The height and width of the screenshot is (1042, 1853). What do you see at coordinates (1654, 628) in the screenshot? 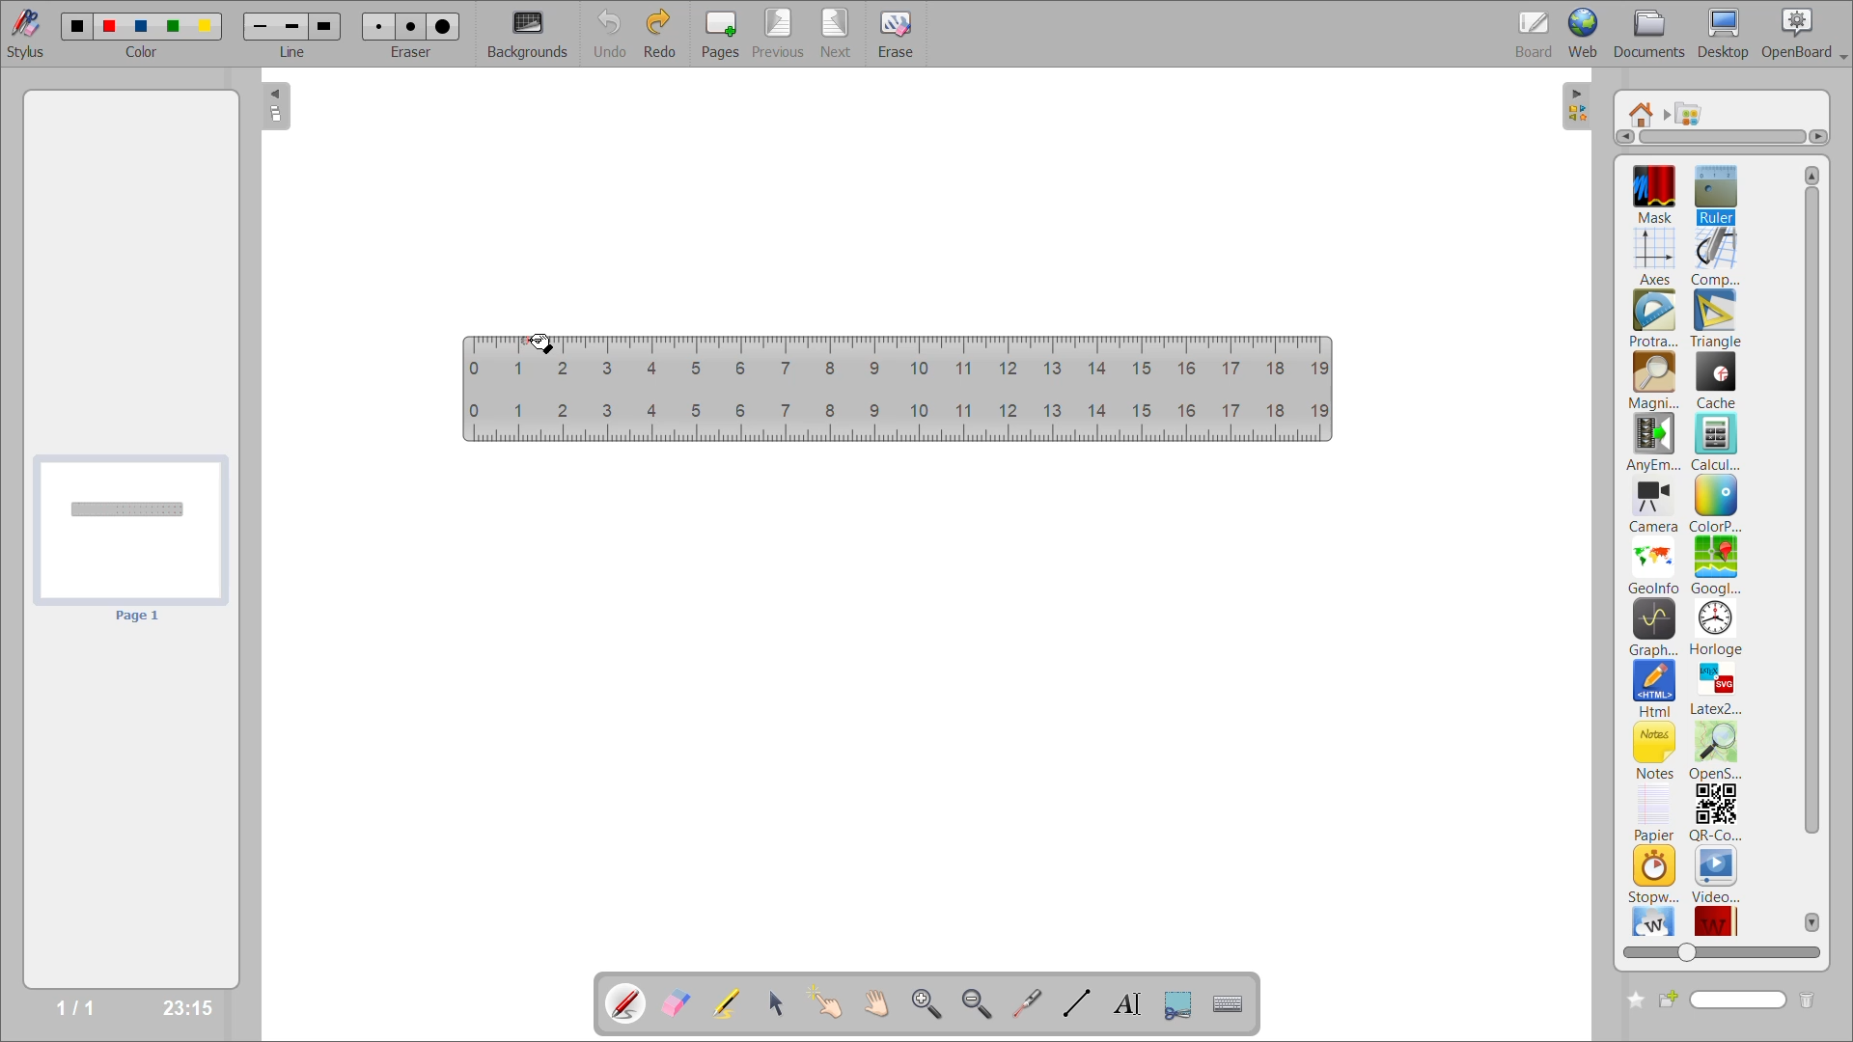
I see `graphme` at bounding box center [1654, 628].